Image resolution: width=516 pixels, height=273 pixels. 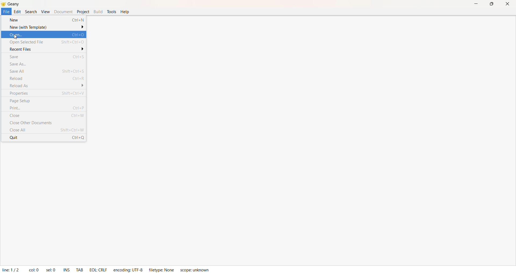 What do you see at coordinates (507, 5) in the screenshot?
I see `Close` at bounding box center [507, 5].